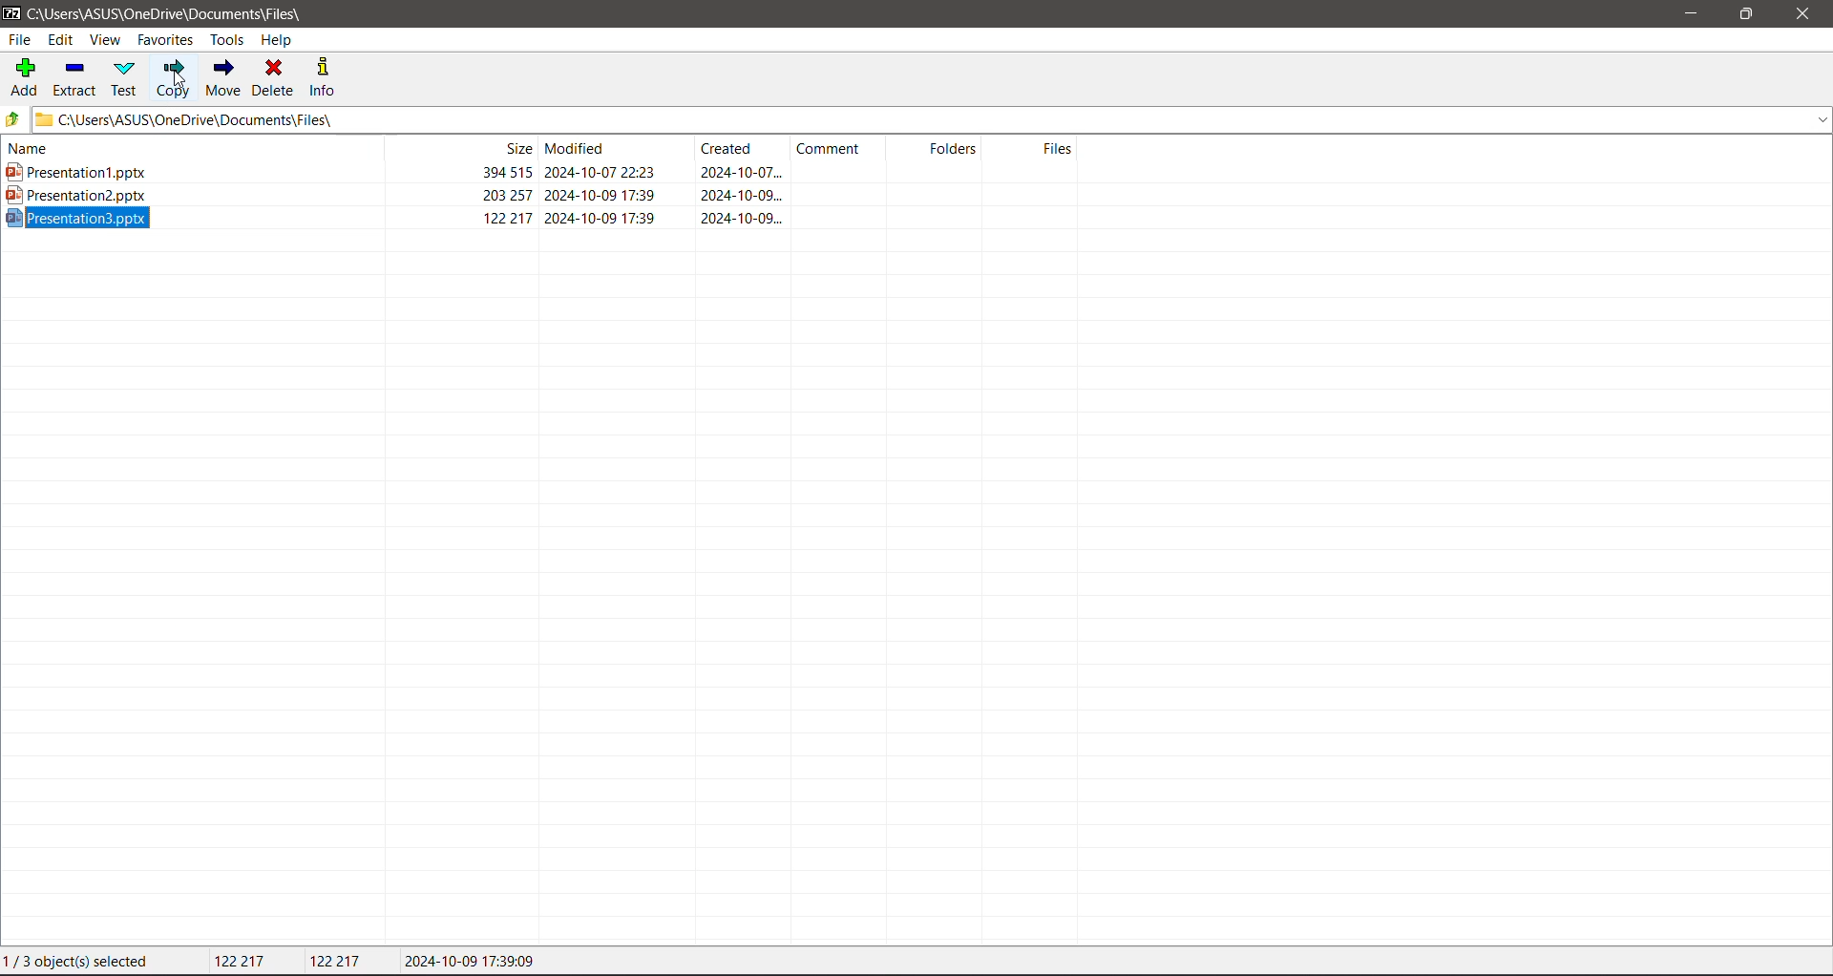 Image resolution: width=1833 pixels, height=976 pixels. I want to click on Add, so click(26, 76).